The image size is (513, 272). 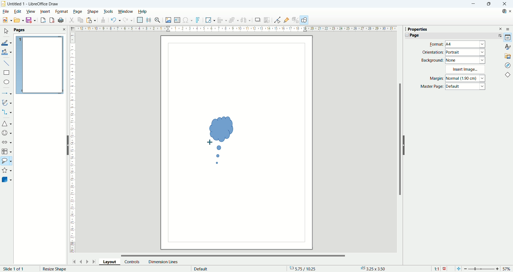 I want to click on go to last page, so click(x=94, y=262).